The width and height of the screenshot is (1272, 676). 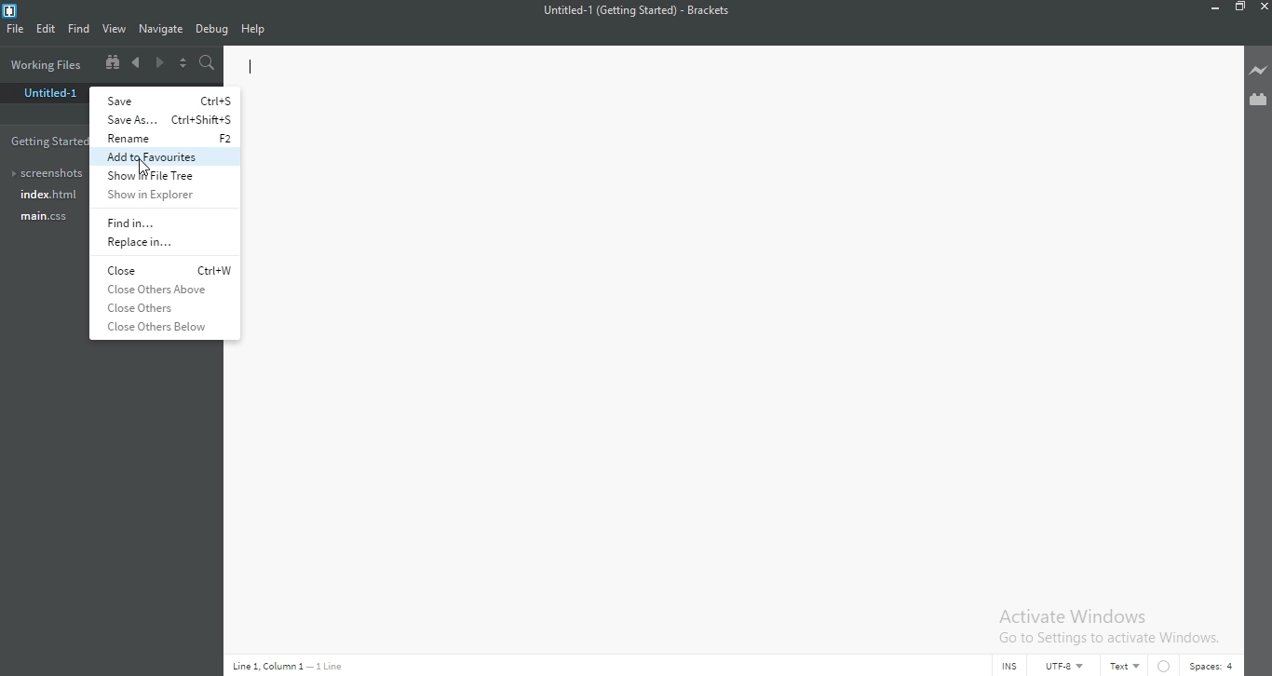 I want to click on Help, so click(x=256, y=31).